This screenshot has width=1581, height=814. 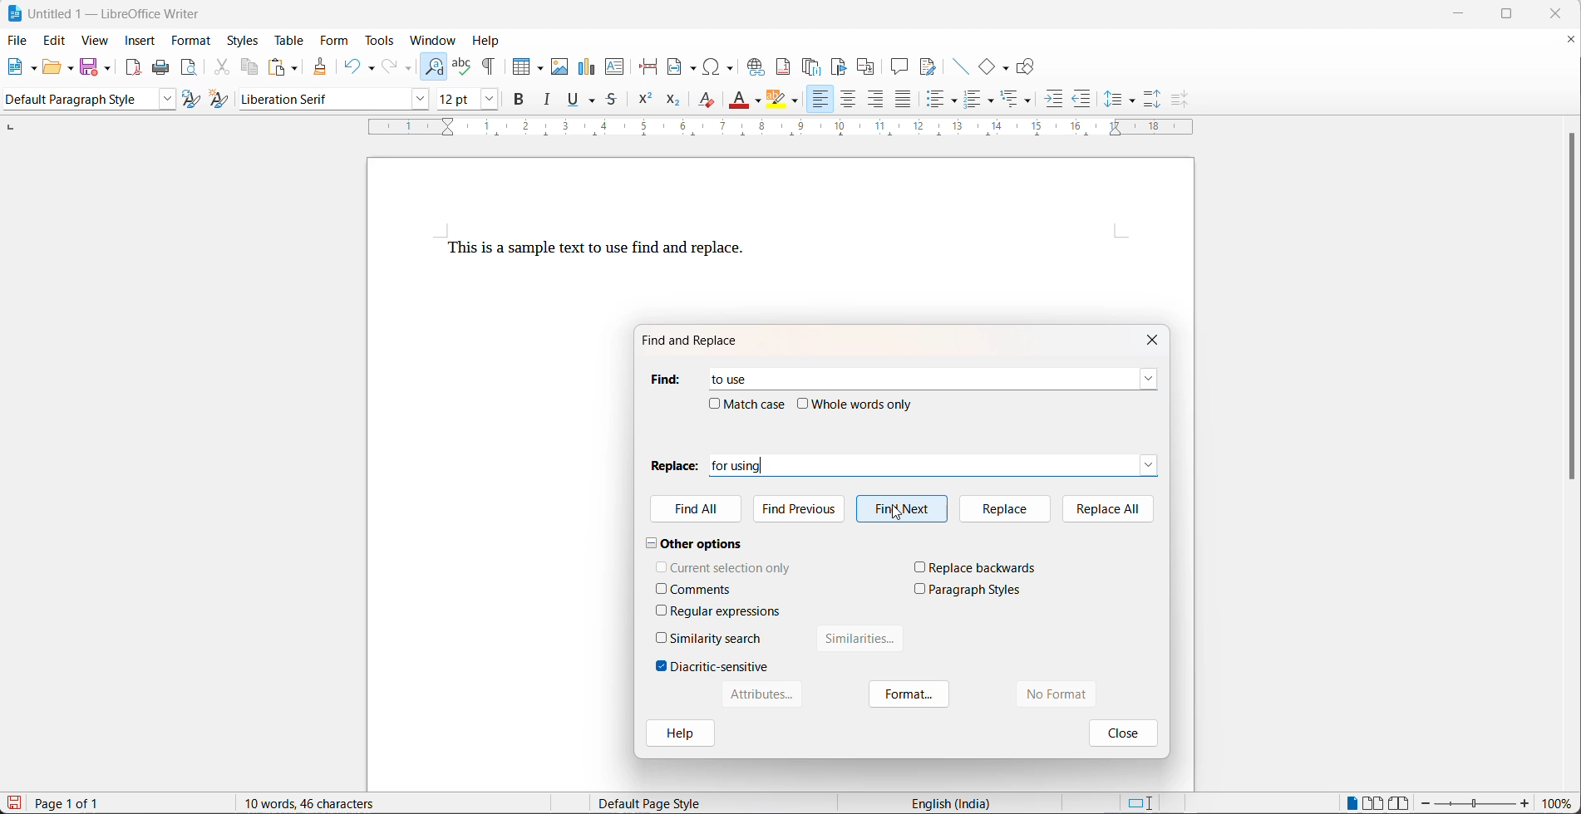 I want to click on superscript, so click(x=644, y=103).